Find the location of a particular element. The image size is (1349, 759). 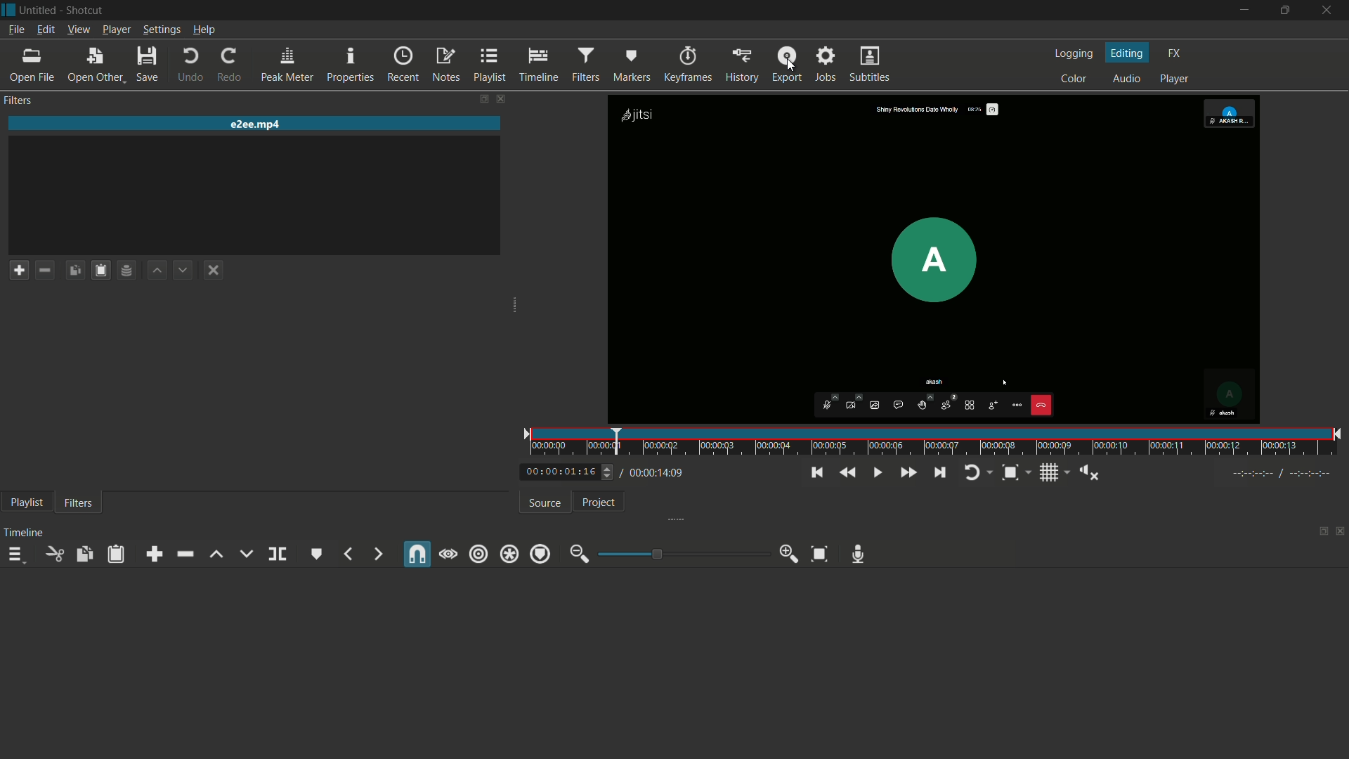

markers is located at coordinates (632, 65).